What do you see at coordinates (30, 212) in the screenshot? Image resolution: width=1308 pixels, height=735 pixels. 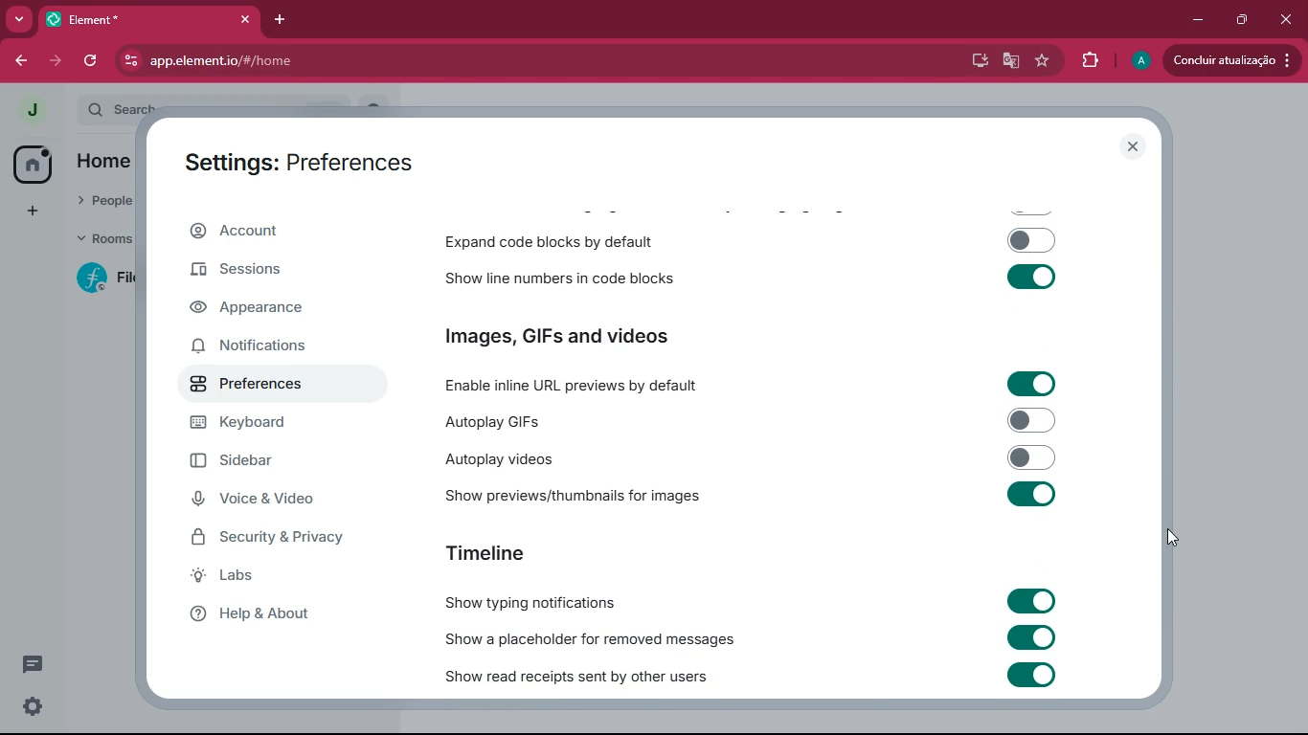 I see `add` at bounding box center [30, 212].